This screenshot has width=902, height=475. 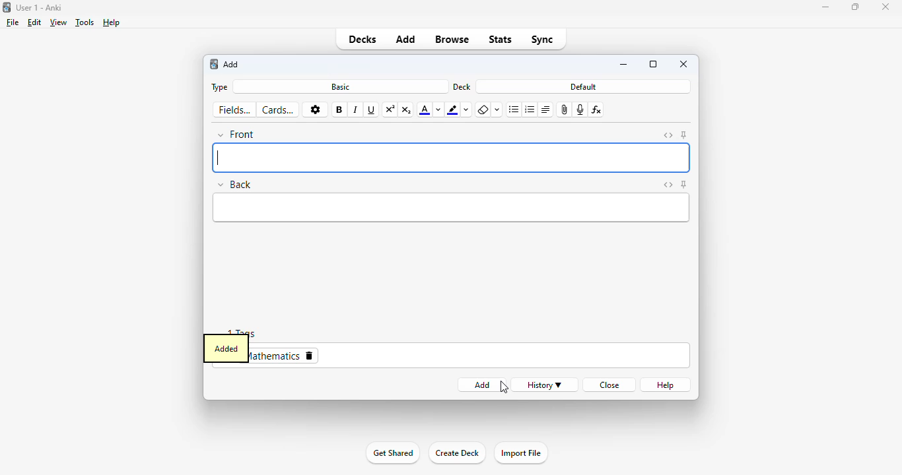 What do you see at coordinates (237, 135) in the screenshot?
I see `front` at bounding box center [237, 135].